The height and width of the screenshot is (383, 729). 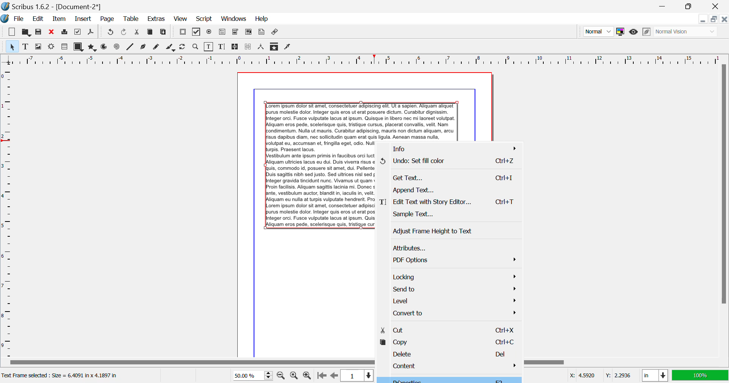 I want to click on Level, so click(x=447, y=300).